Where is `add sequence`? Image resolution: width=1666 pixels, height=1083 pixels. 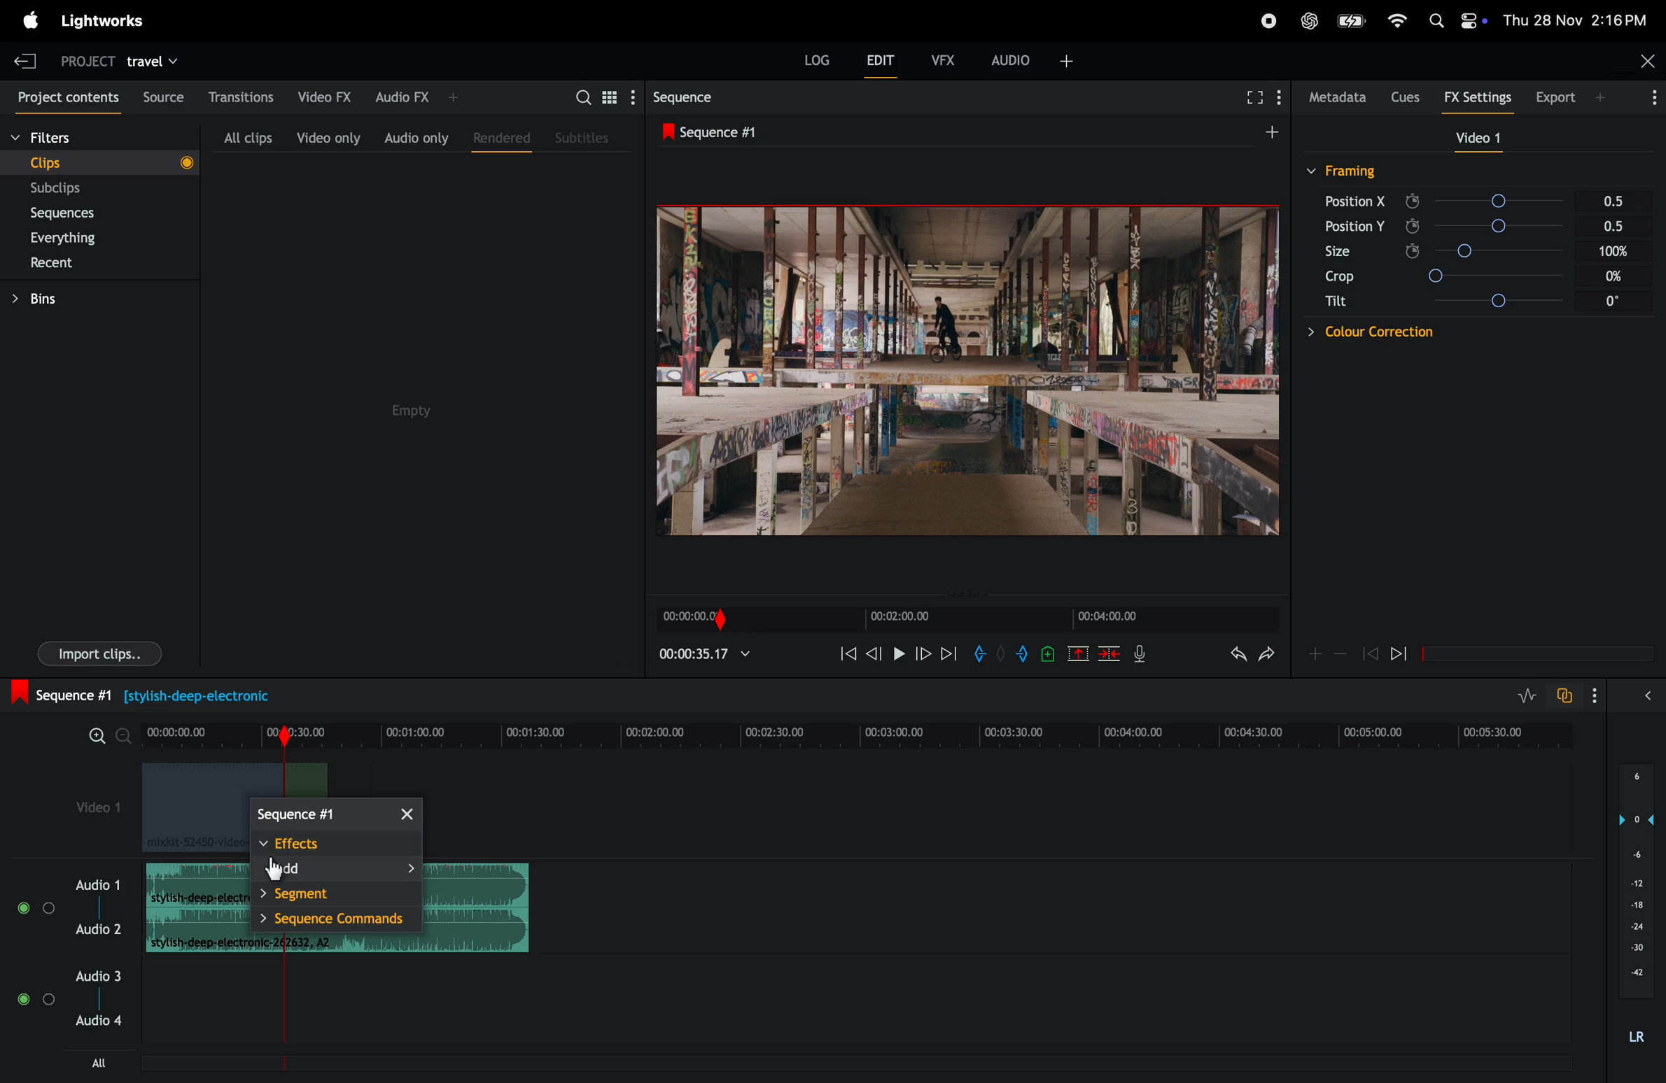 add sequence is located at coordinates (1270, 129).